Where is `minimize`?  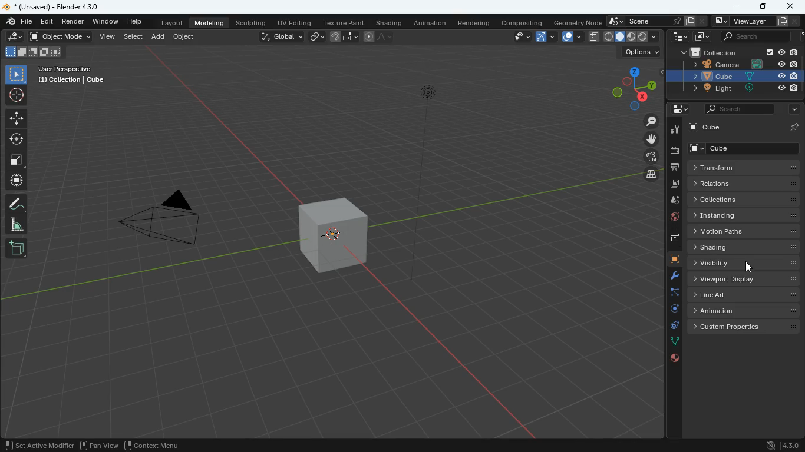 minimize is located at coordinates (734, 7).